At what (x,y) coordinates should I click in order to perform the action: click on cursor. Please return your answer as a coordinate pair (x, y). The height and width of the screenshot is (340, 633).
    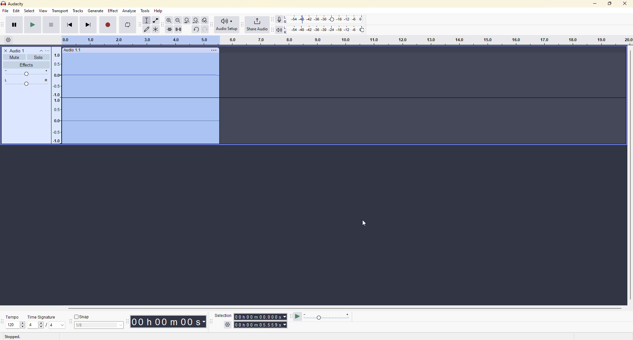
    Looking at the image, I should click on (364, 223).